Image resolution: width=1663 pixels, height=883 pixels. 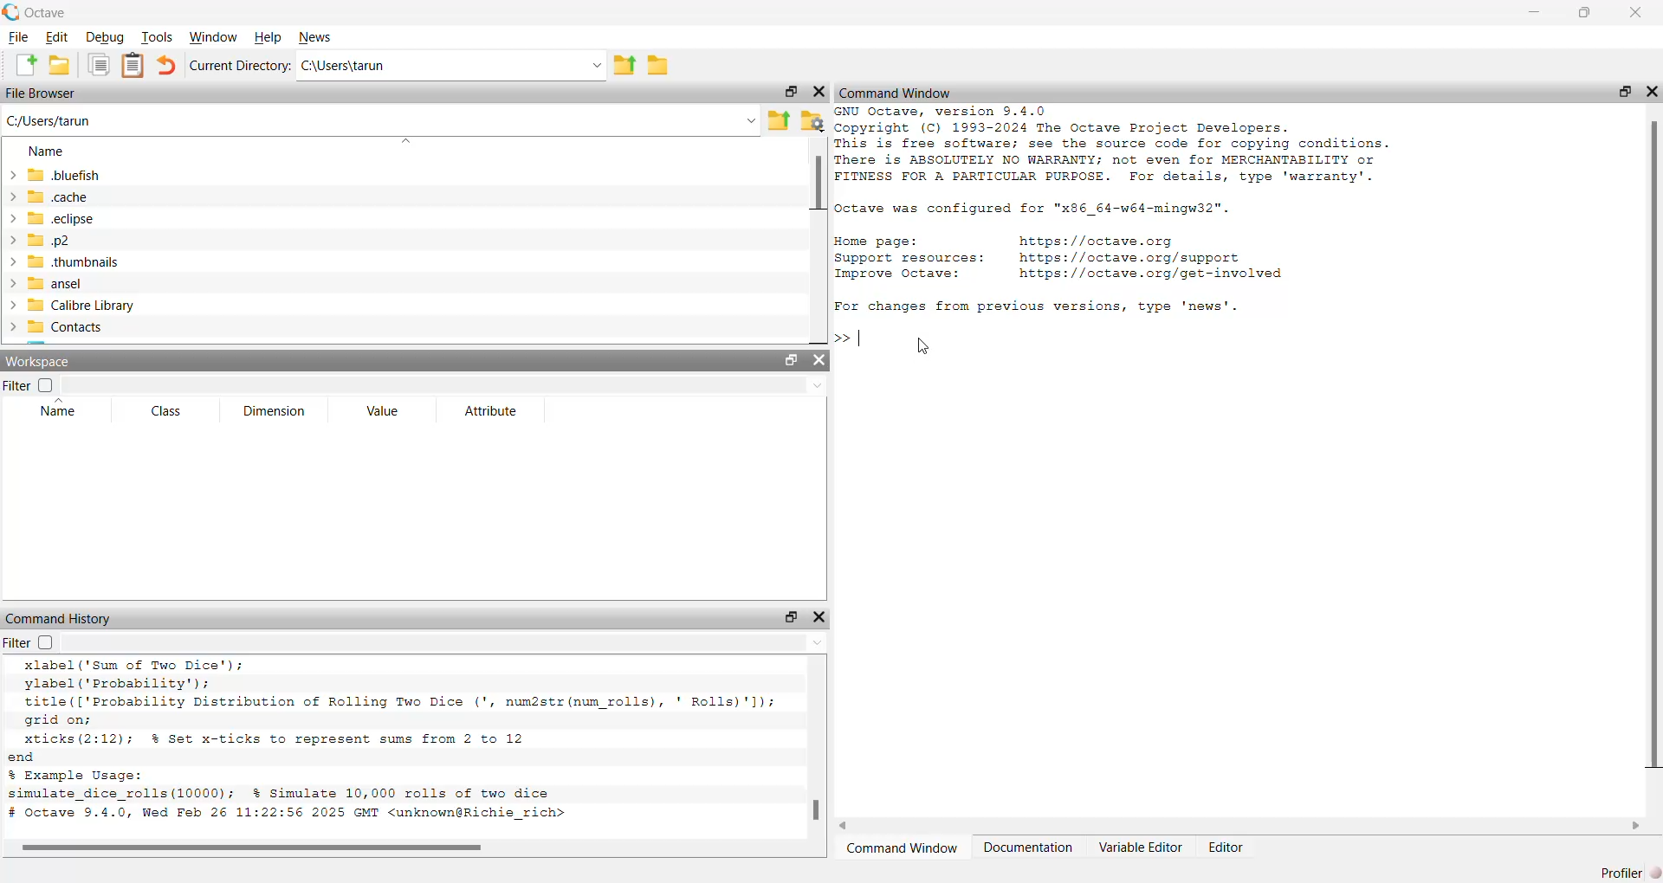 What do you see at coordinates (53, 175) in the screenshot?
I see `Bluefish` at bounding box center [53, 175].